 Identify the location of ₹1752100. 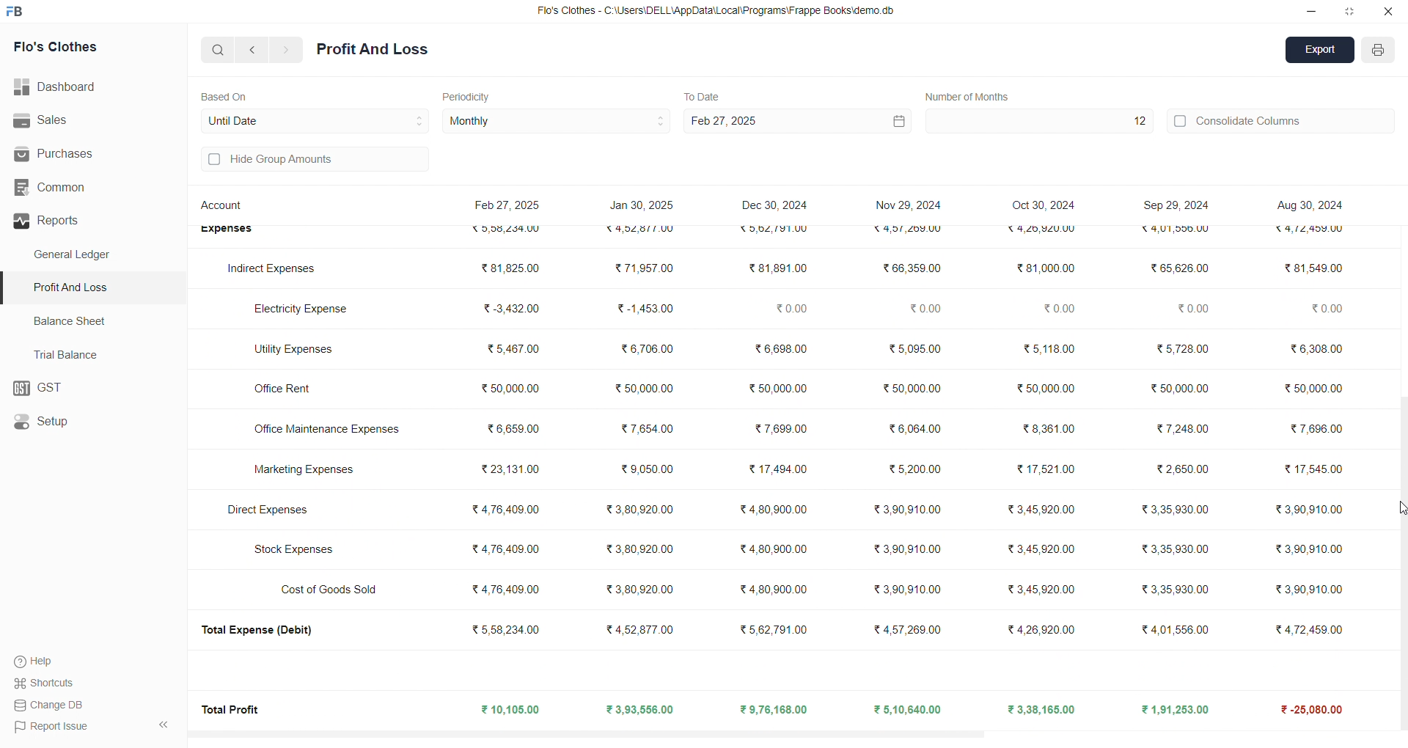
(1048, 469).